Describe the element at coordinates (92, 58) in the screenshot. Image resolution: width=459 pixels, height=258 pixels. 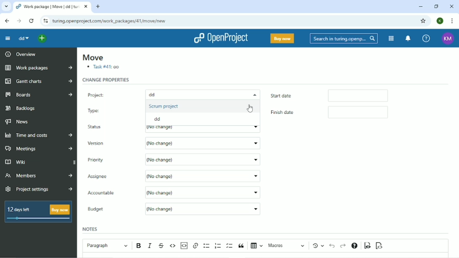
I see `Move` at that location.